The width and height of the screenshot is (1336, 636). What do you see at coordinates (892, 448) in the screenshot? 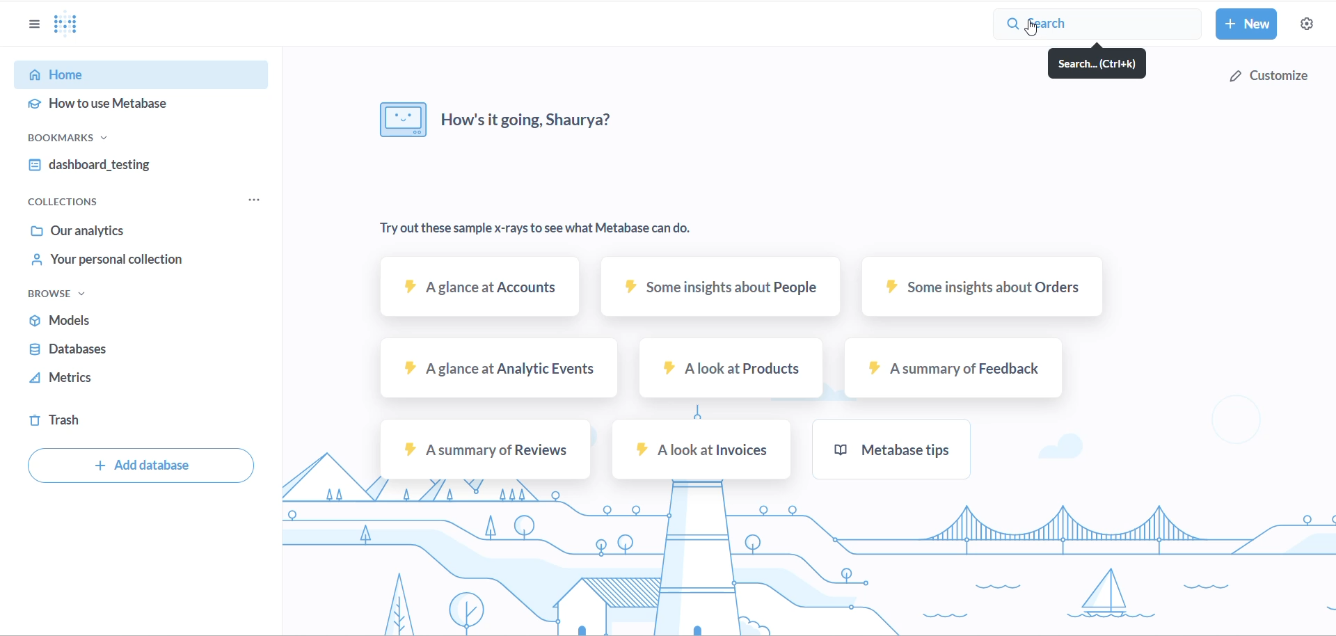
I see `metabase tips` at bounding box center [892, 448].